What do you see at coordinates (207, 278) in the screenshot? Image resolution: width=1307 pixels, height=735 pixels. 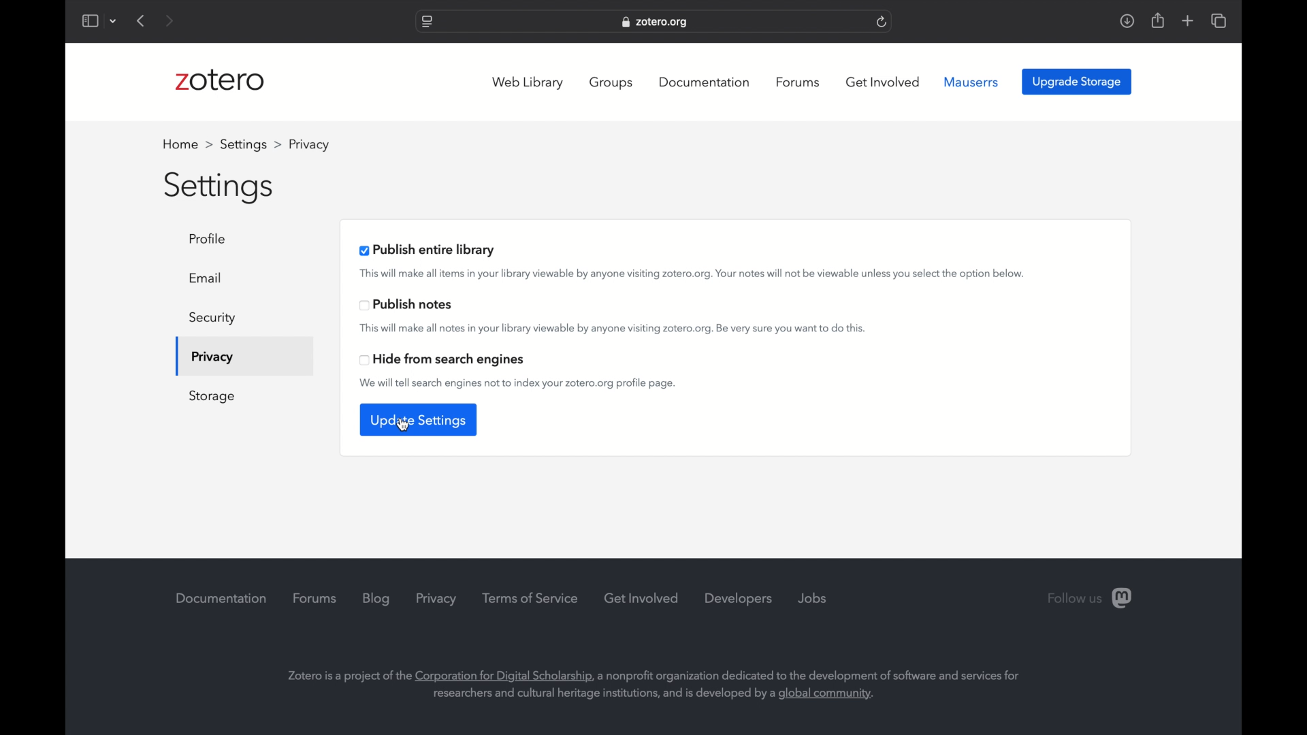 I see `email` at bounding box center [207, 278].